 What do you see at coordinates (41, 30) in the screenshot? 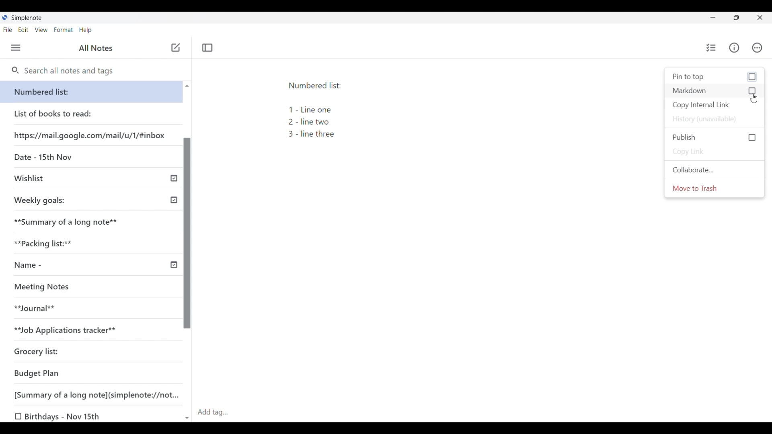
I see `View menu` at bounding box center [41, 30].